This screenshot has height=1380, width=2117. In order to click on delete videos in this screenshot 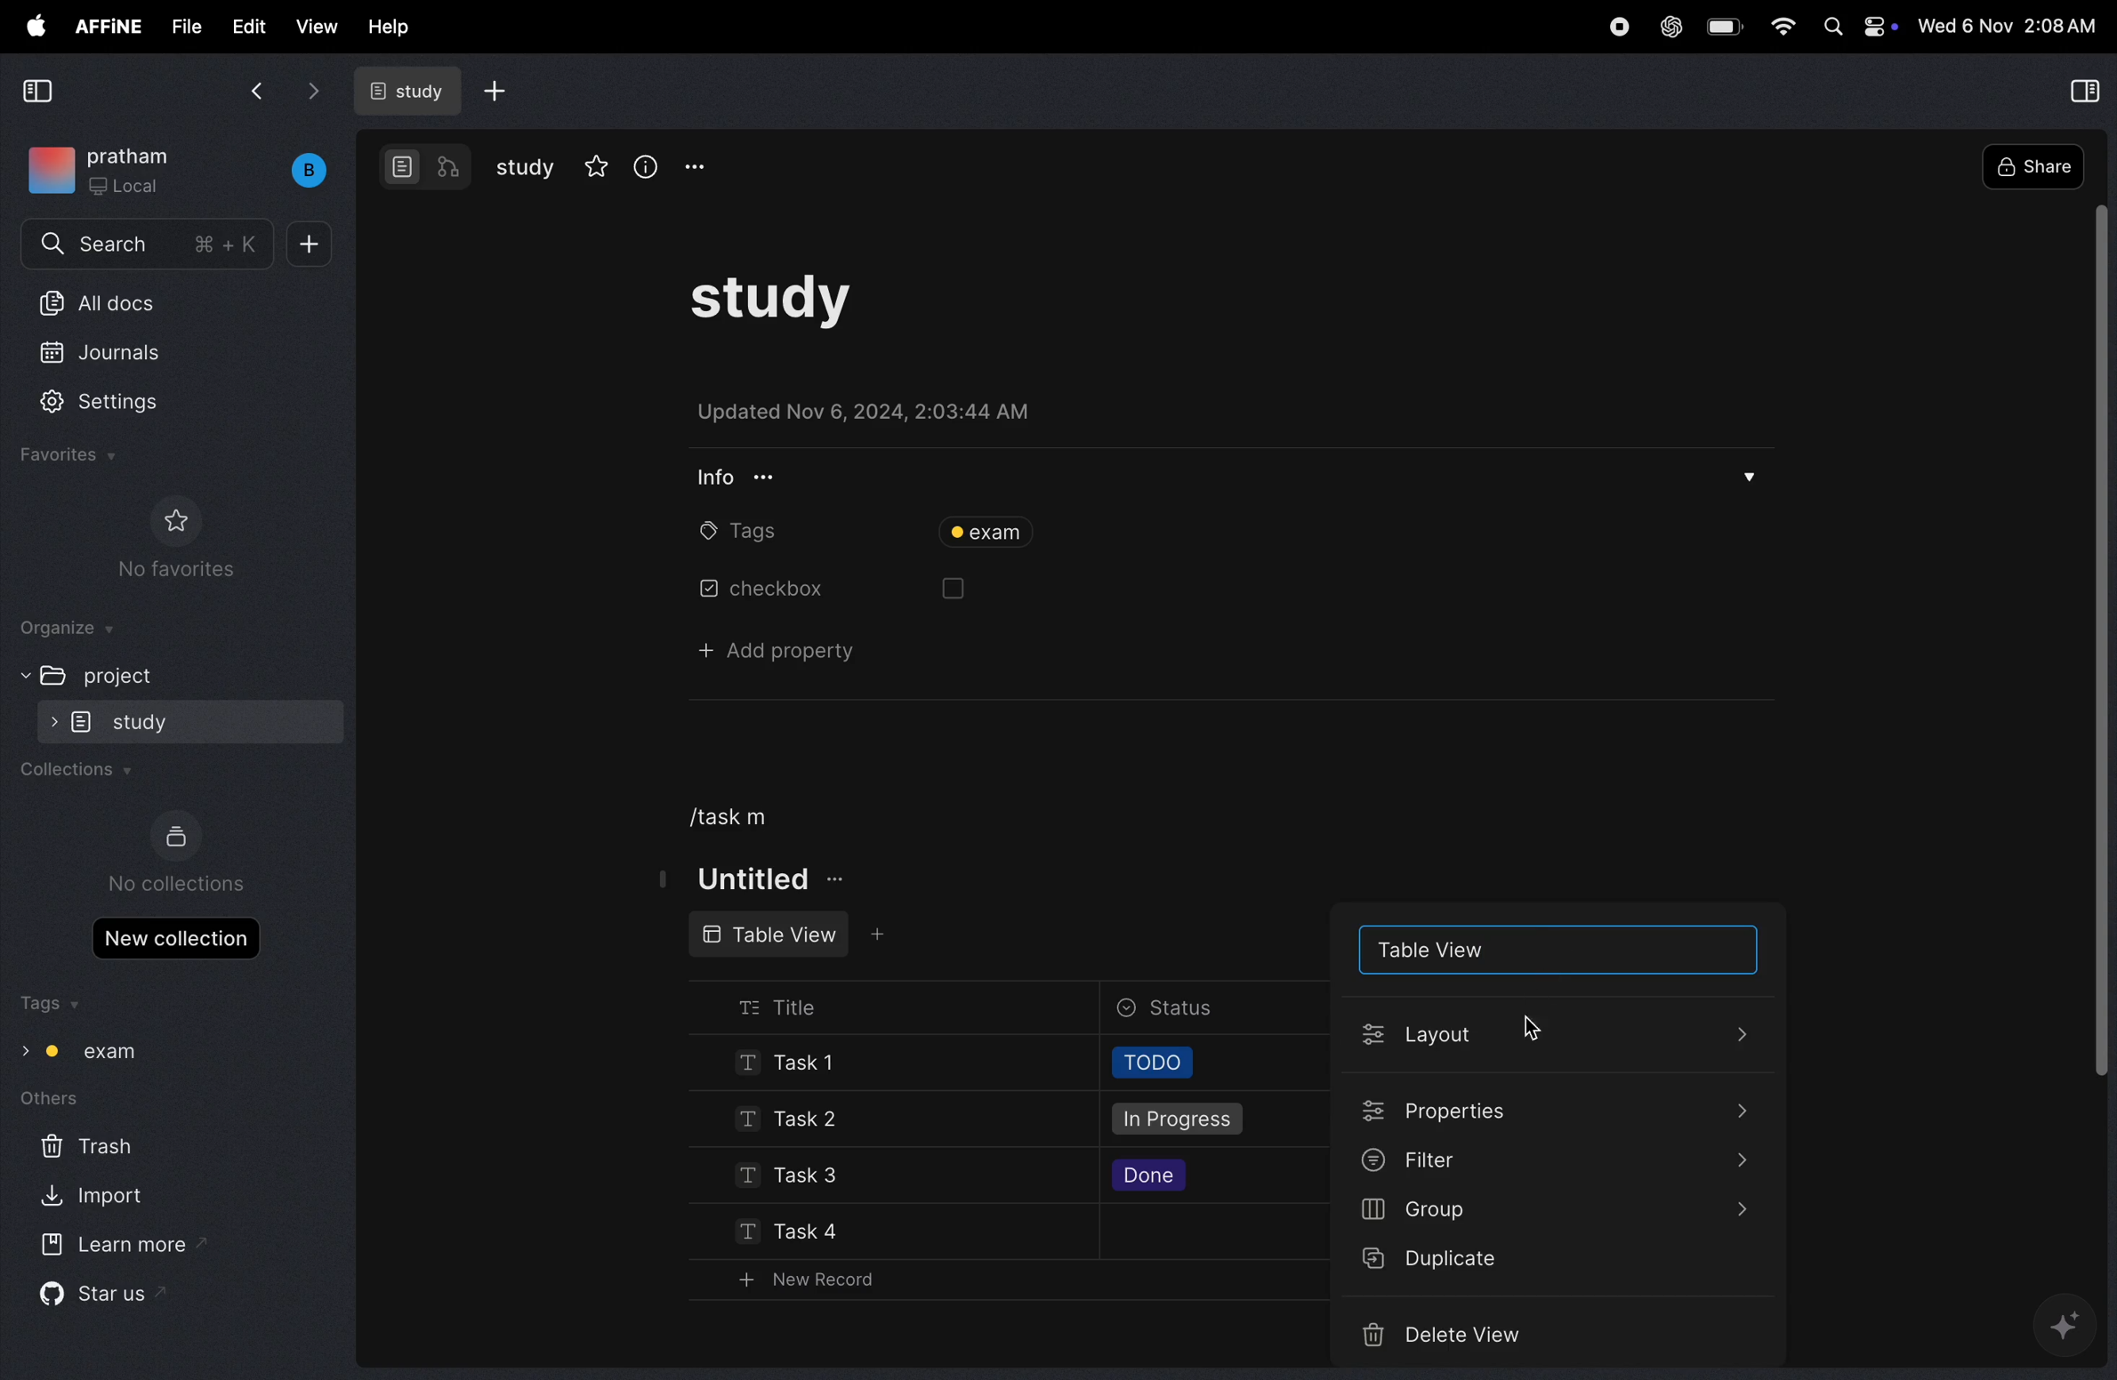, I will do `click(1539, 1334)`.